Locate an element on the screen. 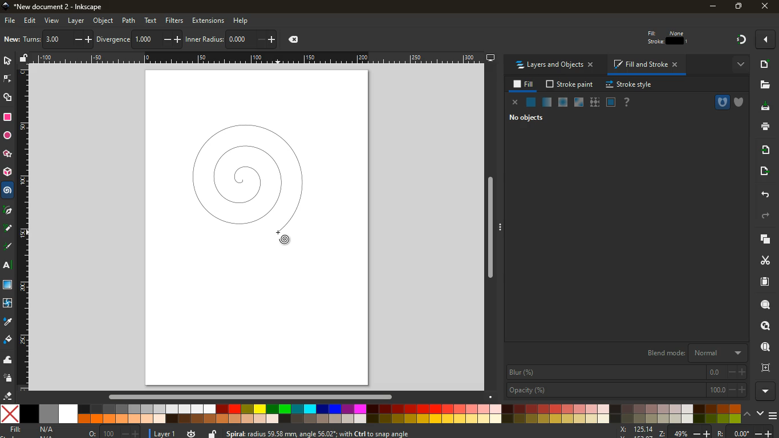 This screenshot has height=438, width=779. cut is located at coordinates (760, 261).